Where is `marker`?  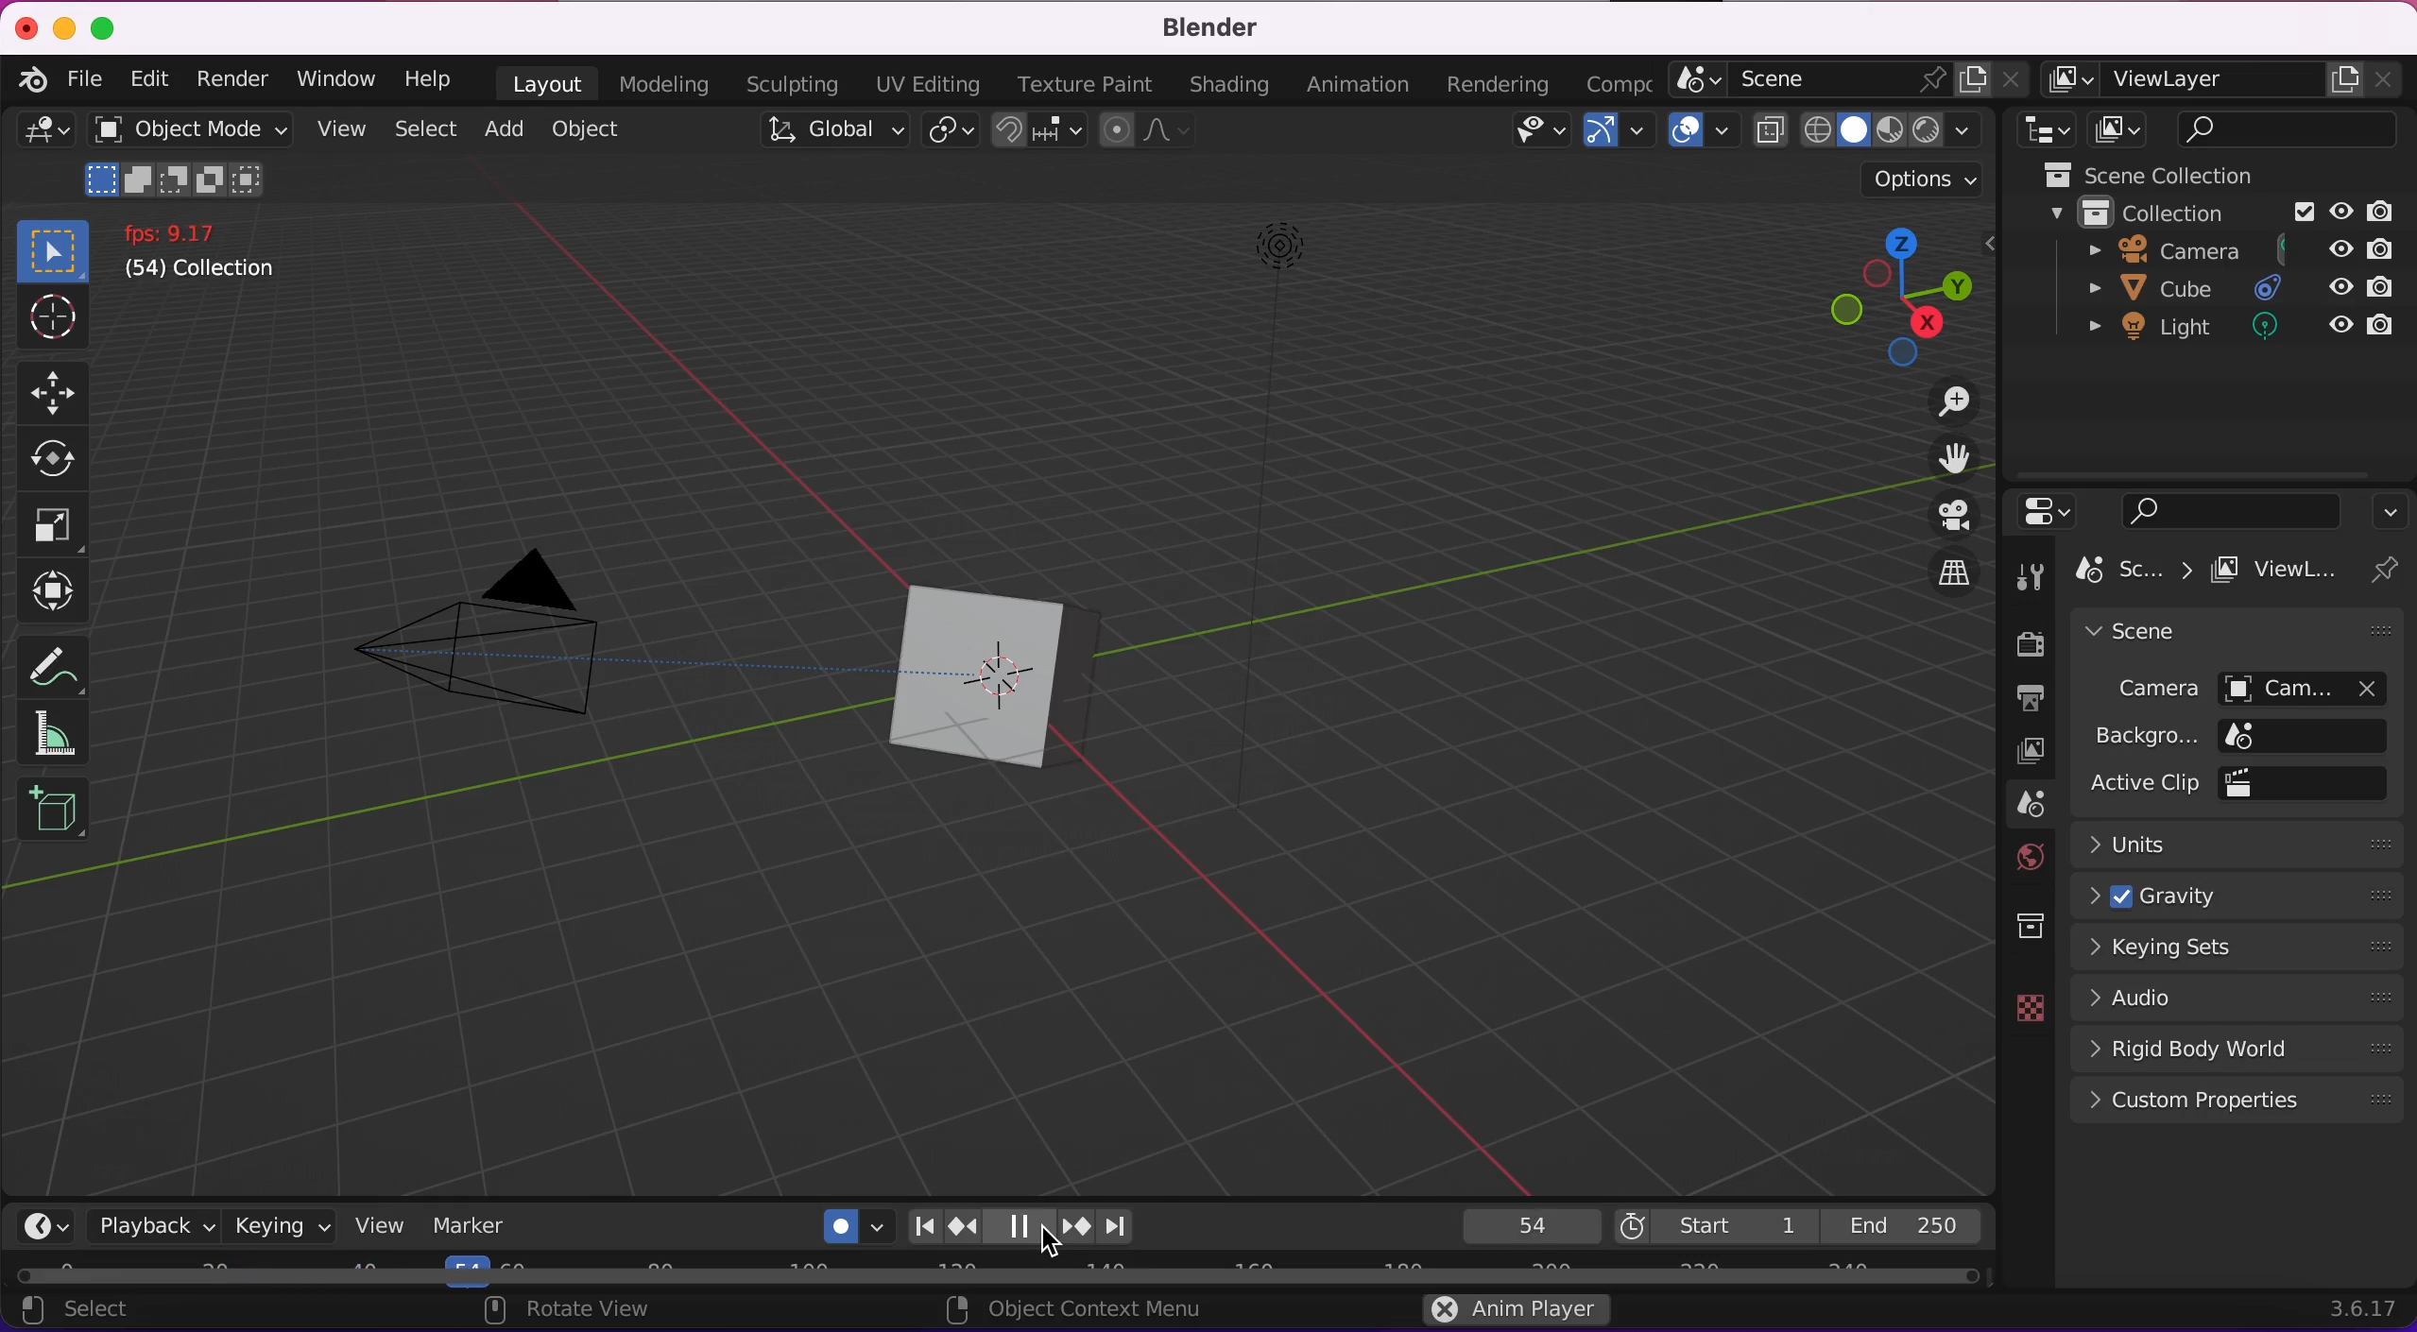 marker is located at coordinates (477, 1226).